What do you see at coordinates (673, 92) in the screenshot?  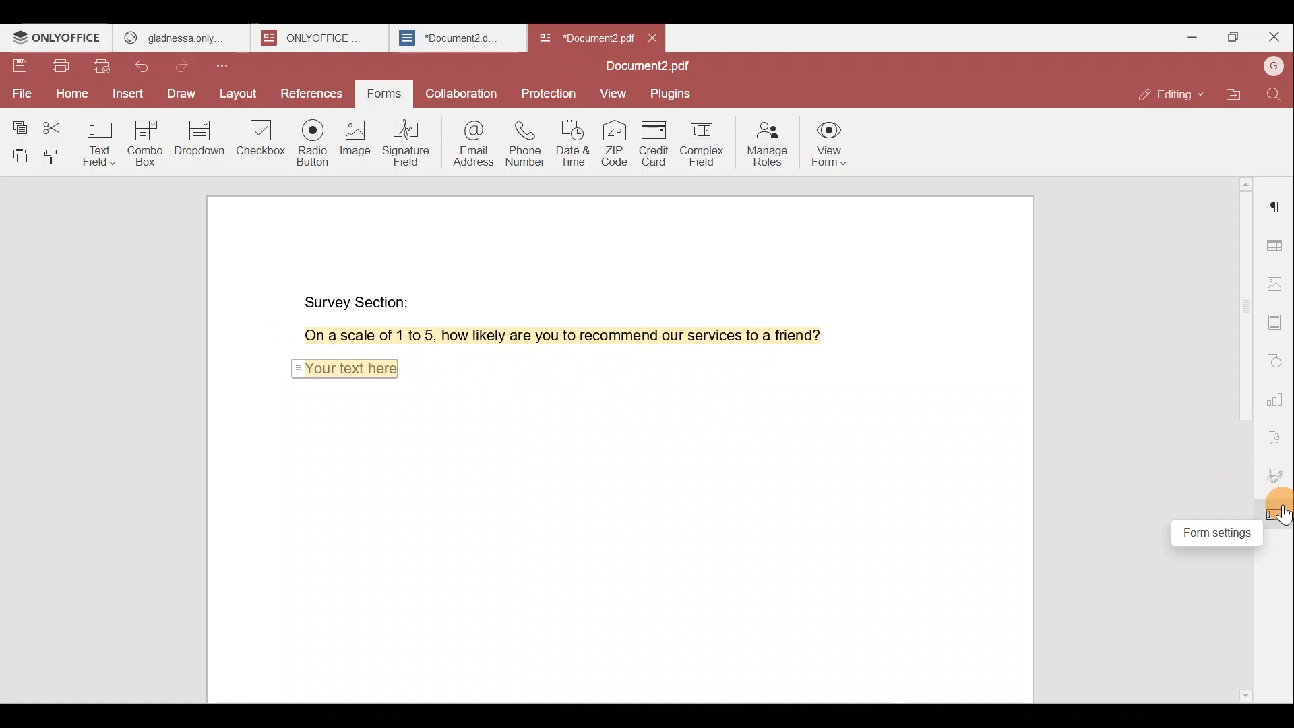 I see `Plugins` at bounding box center [673, 92].